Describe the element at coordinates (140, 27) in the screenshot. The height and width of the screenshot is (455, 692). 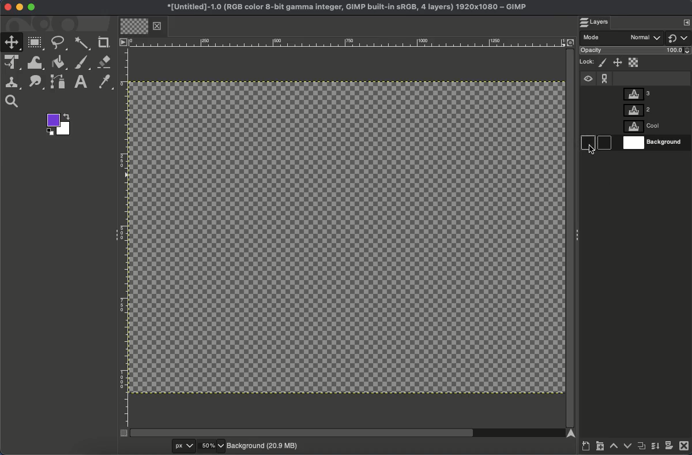
I see `Tab` at that location.